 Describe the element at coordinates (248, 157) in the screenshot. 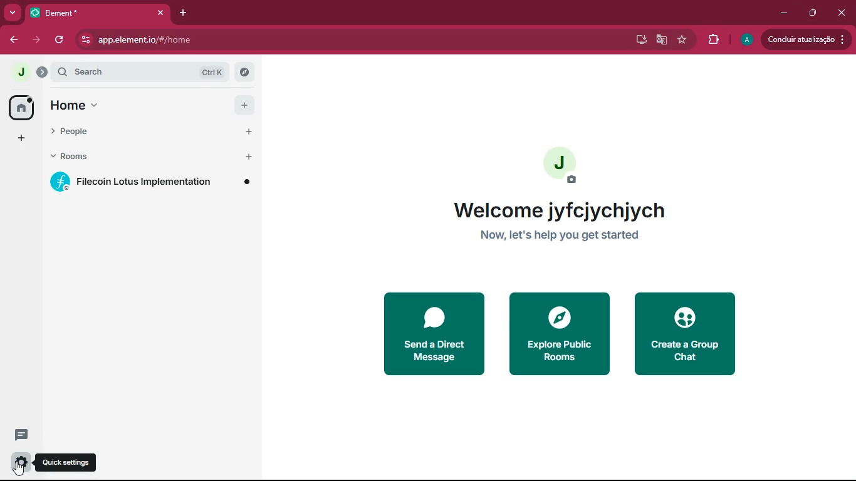

I see `add button` at that location.